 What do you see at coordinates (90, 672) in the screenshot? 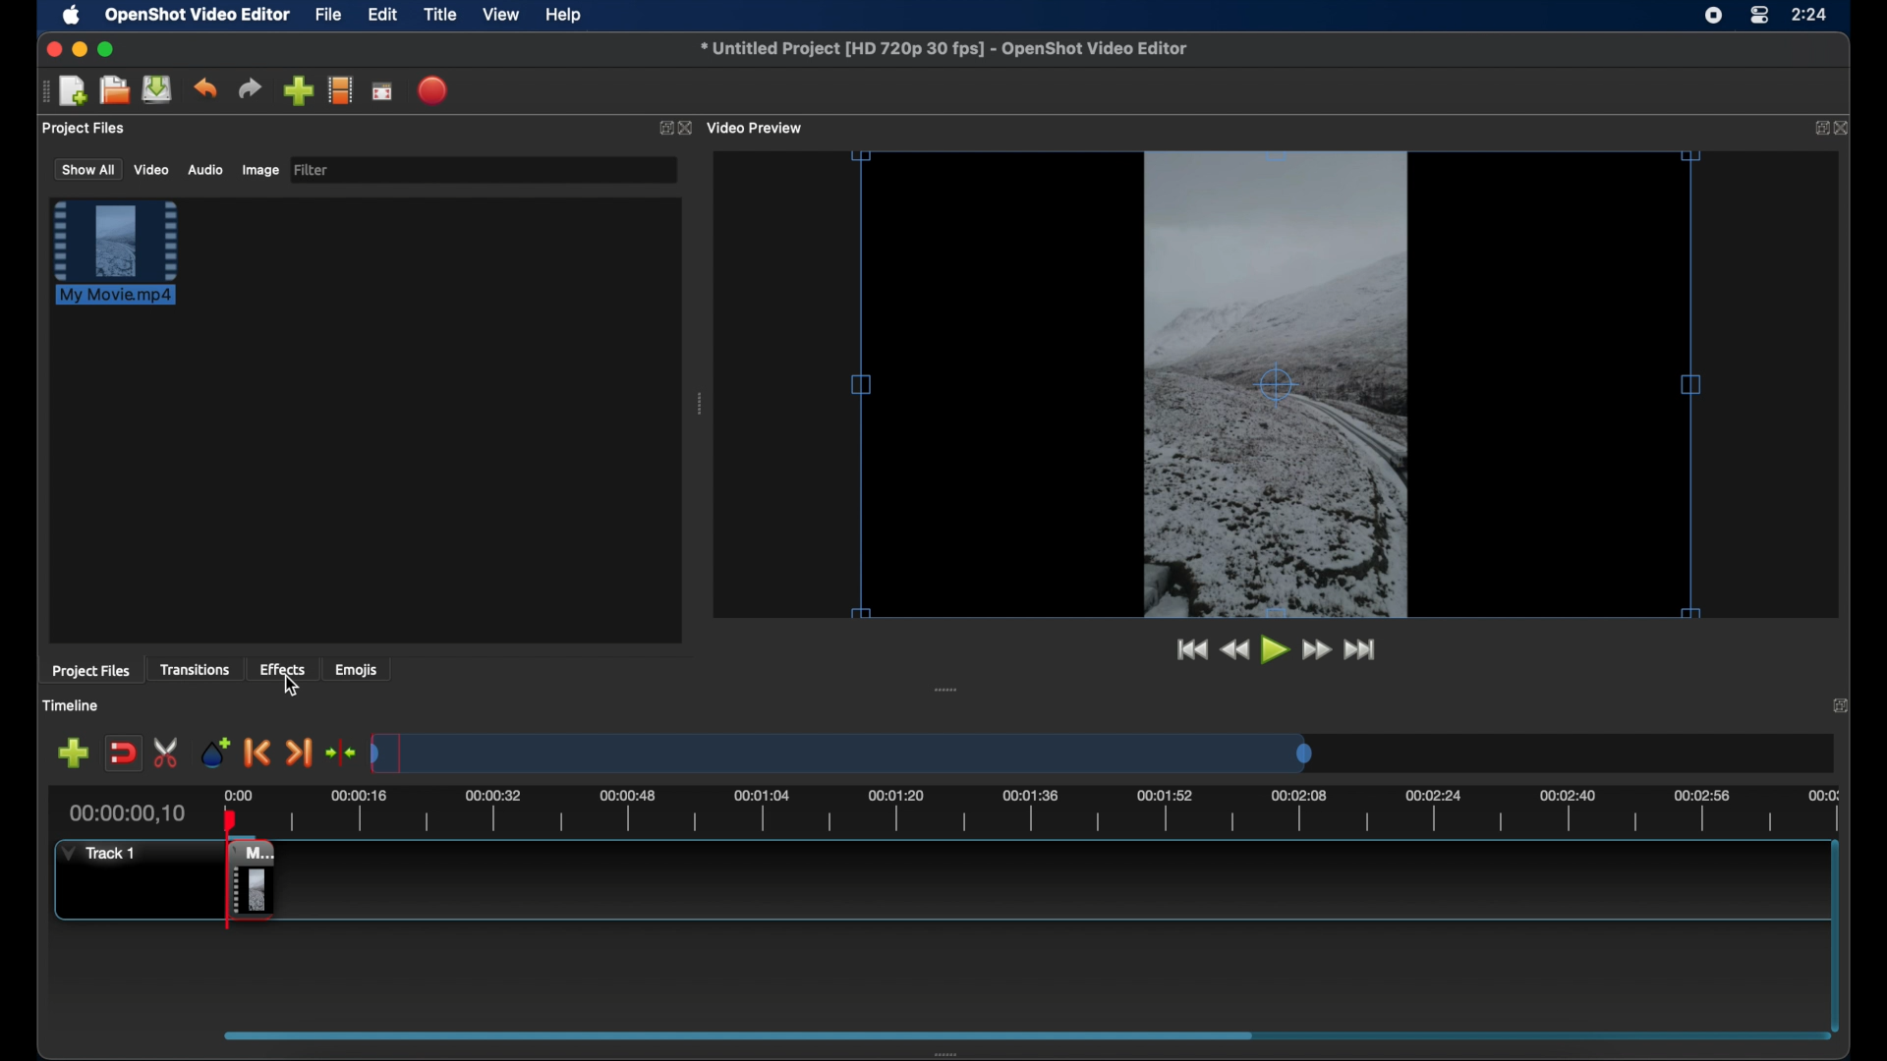
I see `project files` at bounding box center [90, 672].